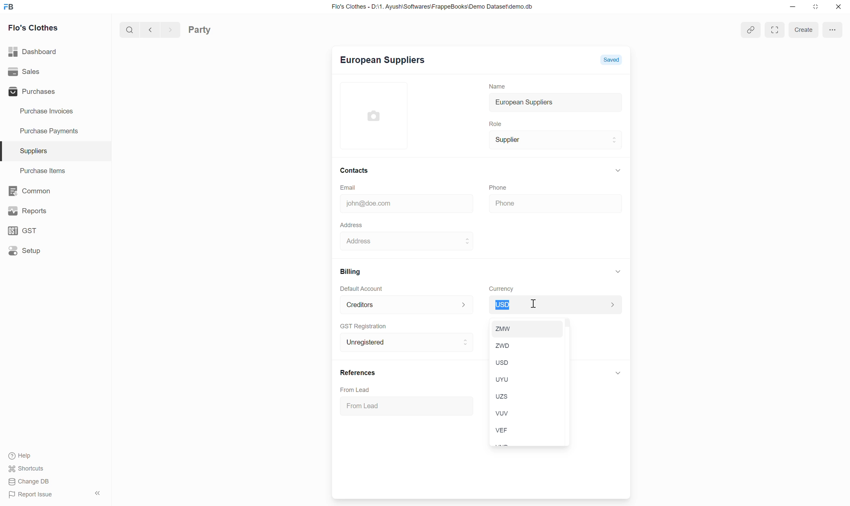 The width and height of the screenshot is (850, 506). What do you see at coordinates (503, 397) in the screenshot?
I see `uzs` at bounding box center [503, 397].